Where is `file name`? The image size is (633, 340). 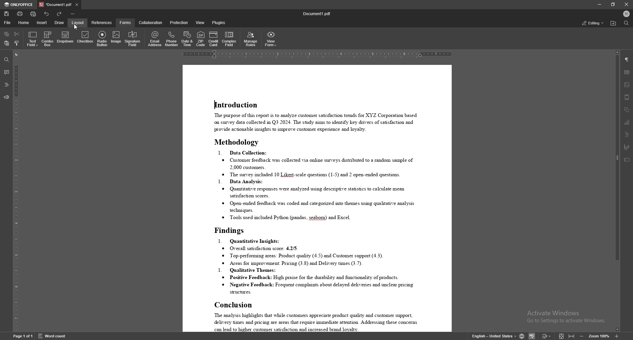 file name is located at coordinates (317, 13).